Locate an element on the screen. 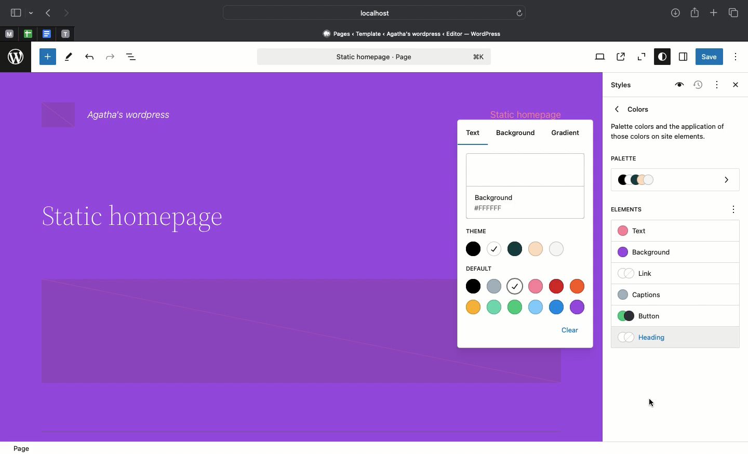 This screenshot has height=454, width=748. Gradient is located at coordinates (565, 133).